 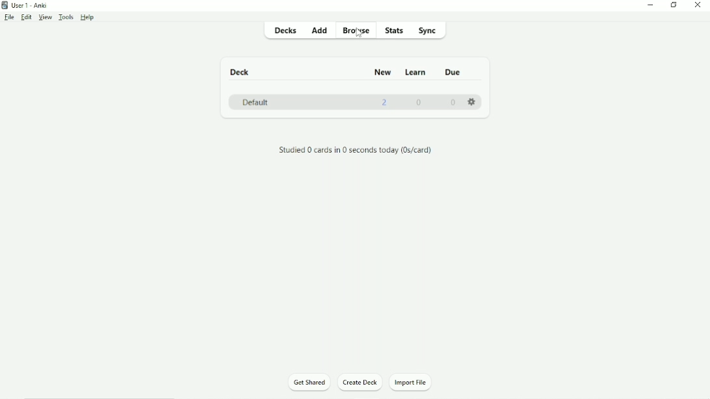 What do you see at coordinates (453, 104) in the screenshot?
I see `0` at bounding box center [453, 104].